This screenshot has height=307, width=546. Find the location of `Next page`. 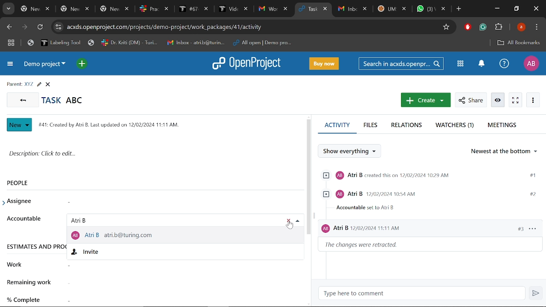

Next page is located at coordinates (25, 28).